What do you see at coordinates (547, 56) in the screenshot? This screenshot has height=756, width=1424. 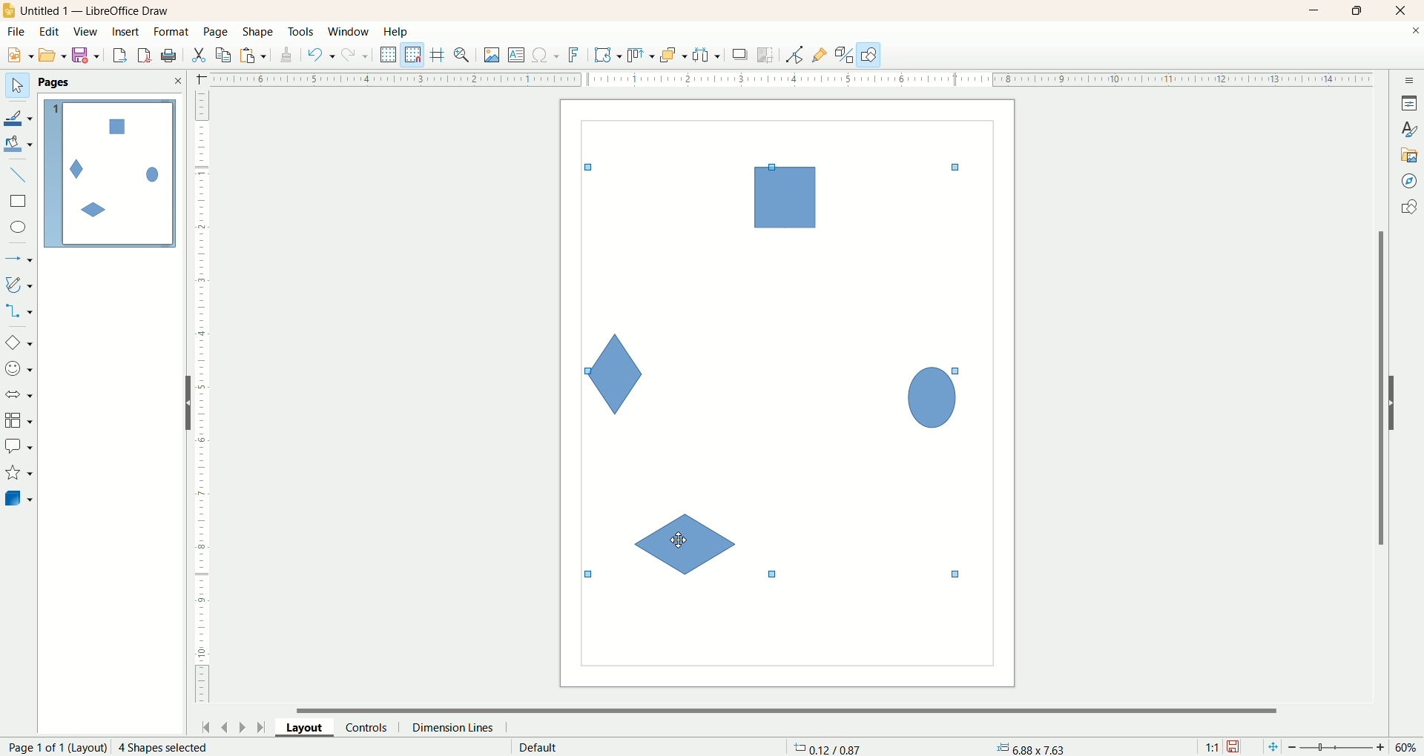 I see `special character` at bounding box center [547, 56].